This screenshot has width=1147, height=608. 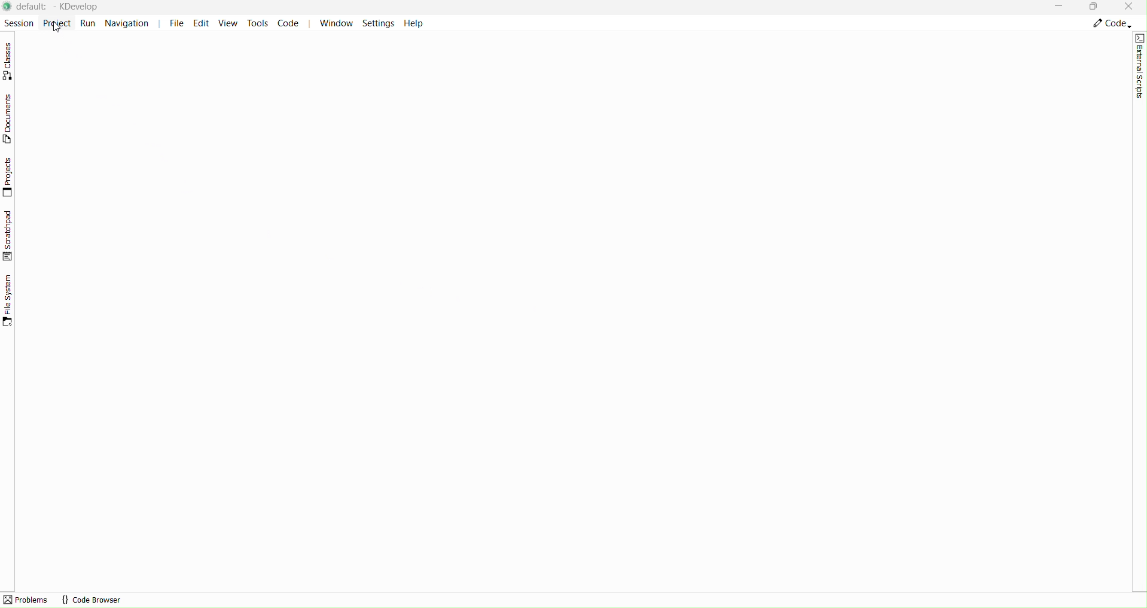 I want to click on Help, so click(x=413, y=23).